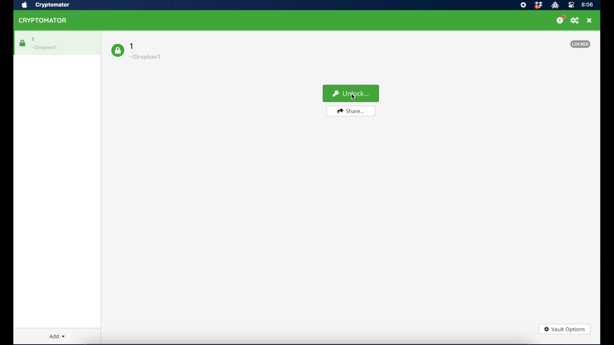  Describe the element at coordinates (560, 19) in the screenshot. I see `support us` at that location.